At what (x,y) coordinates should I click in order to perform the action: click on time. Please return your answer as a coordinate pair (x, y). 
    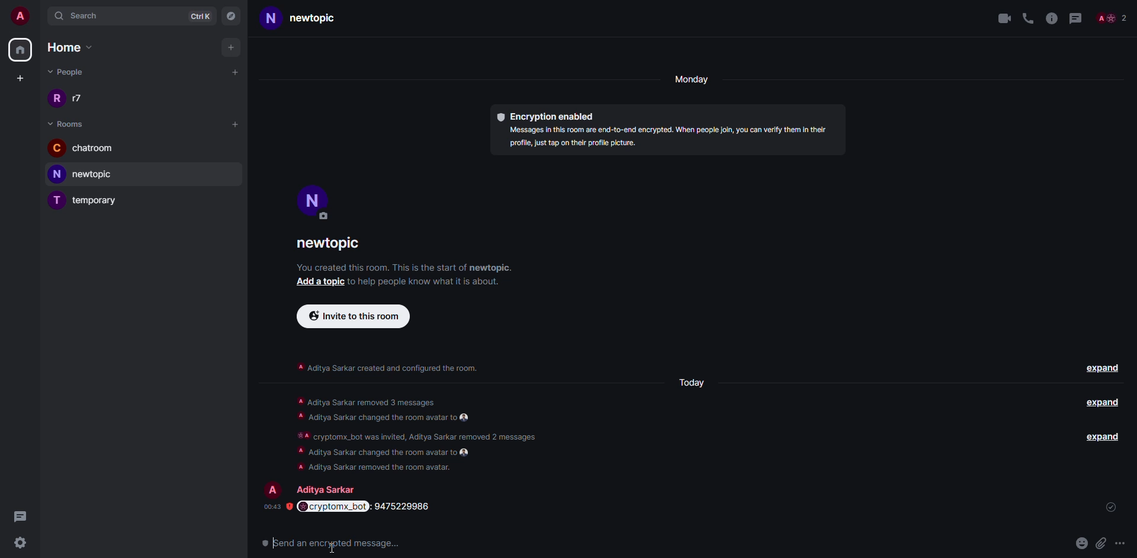
    Looking at the image, I should click on (270, 506).